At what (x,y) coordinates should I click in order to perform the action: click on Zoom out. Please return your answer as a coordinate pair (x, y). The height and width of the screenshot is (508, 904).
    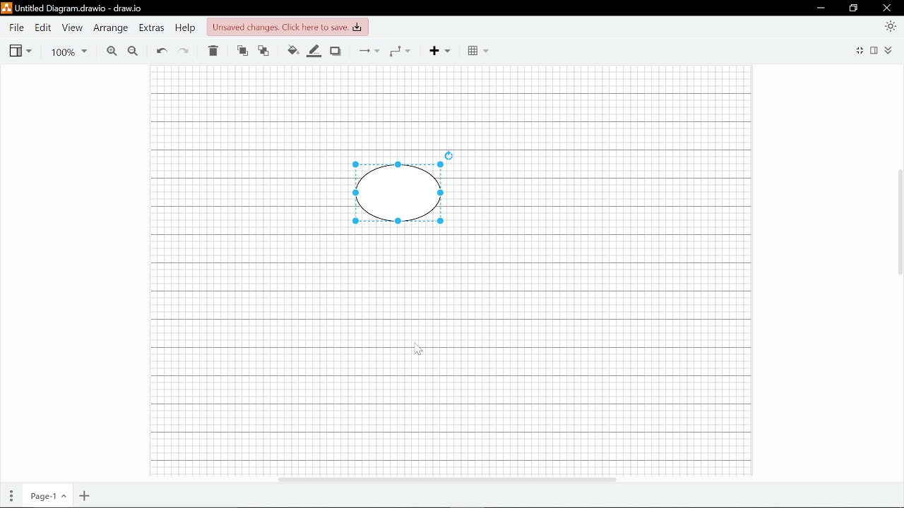
    Looking at the image, I should click on (133, 52).